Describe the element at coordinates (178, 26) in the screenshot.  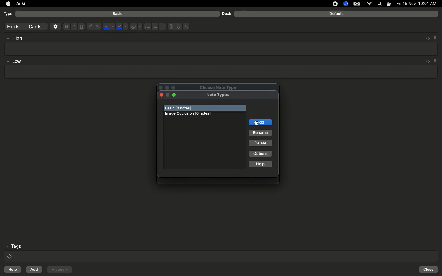
I see `Voice recorder` at that location.